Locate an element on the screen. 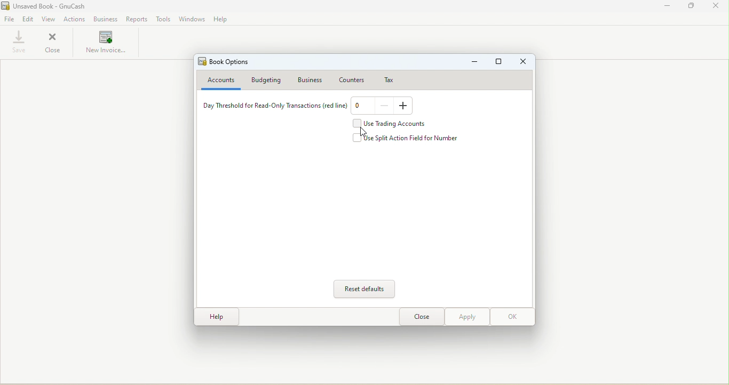 The width and height of the screenshot is (729, 385). Use trading accounts is located at coordinates (393, 124).